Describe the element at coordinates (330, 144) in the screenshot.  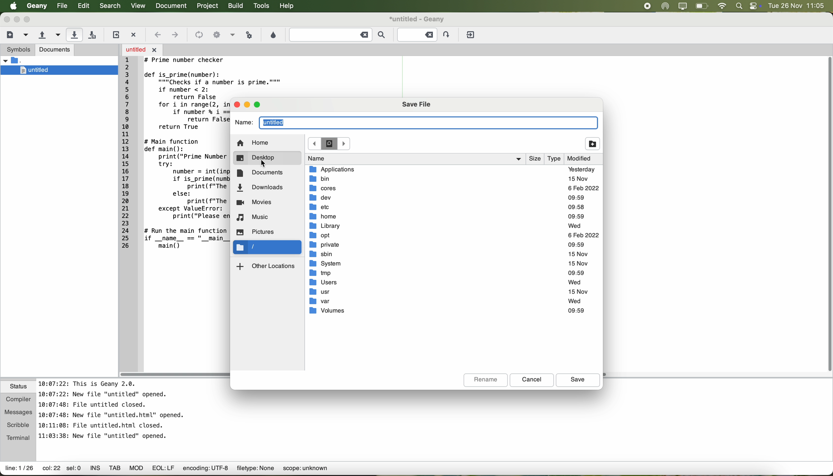
I see `icon` at that location.